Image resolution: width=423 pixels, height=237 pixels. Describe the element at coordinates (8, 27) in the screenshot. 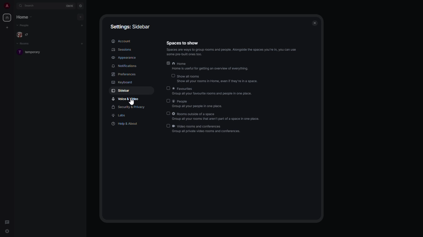

I see `create new space` at that location.